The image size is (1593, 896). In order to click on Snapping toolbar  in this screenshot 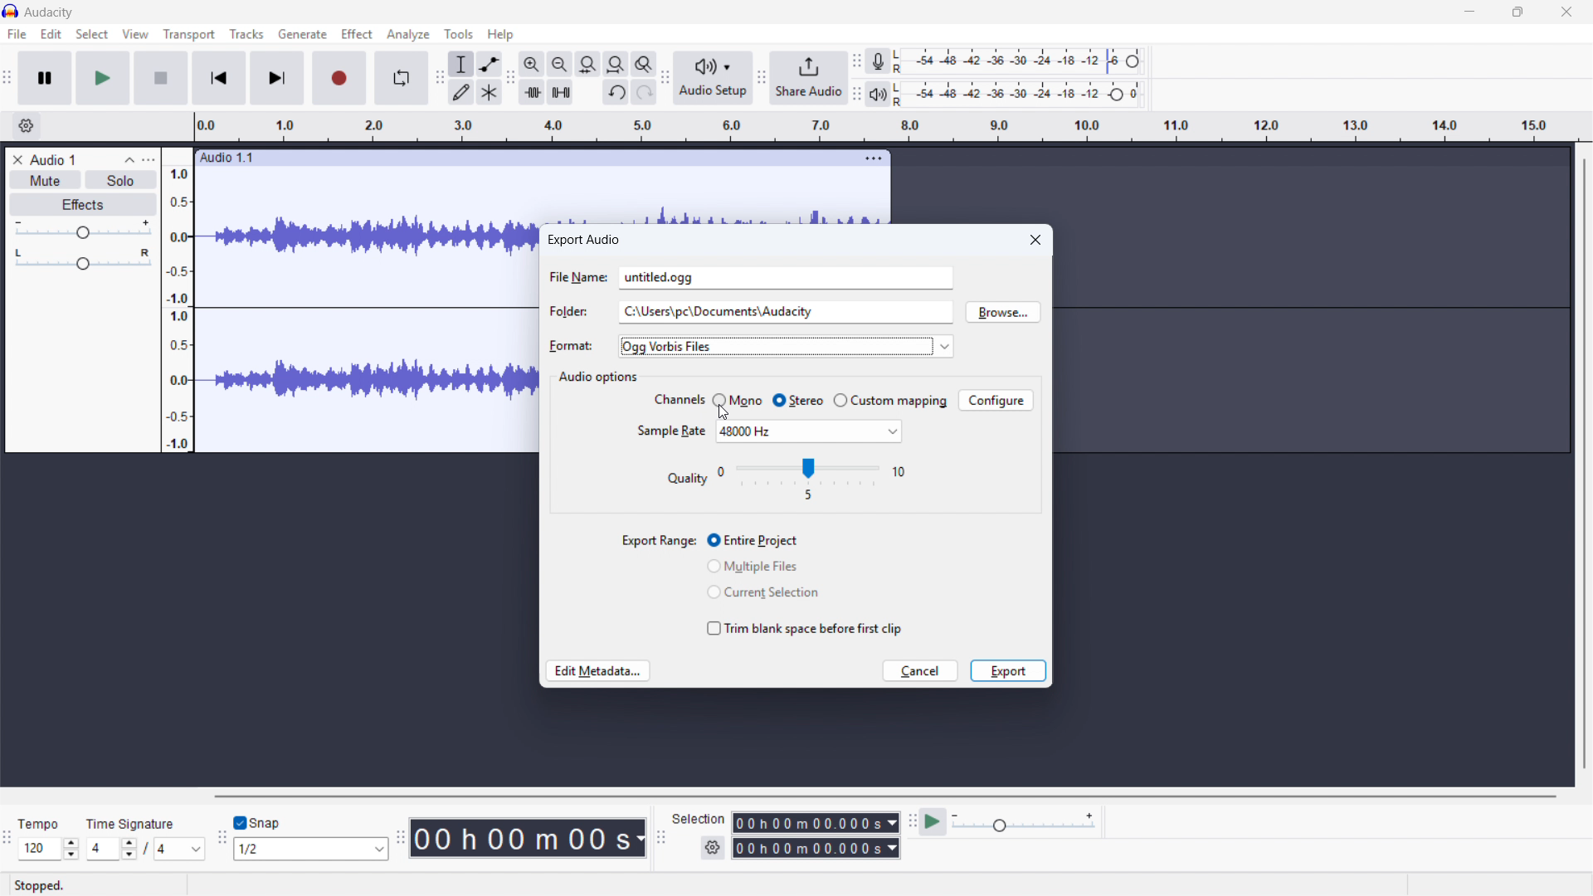, I will do `click(222, 837)`.